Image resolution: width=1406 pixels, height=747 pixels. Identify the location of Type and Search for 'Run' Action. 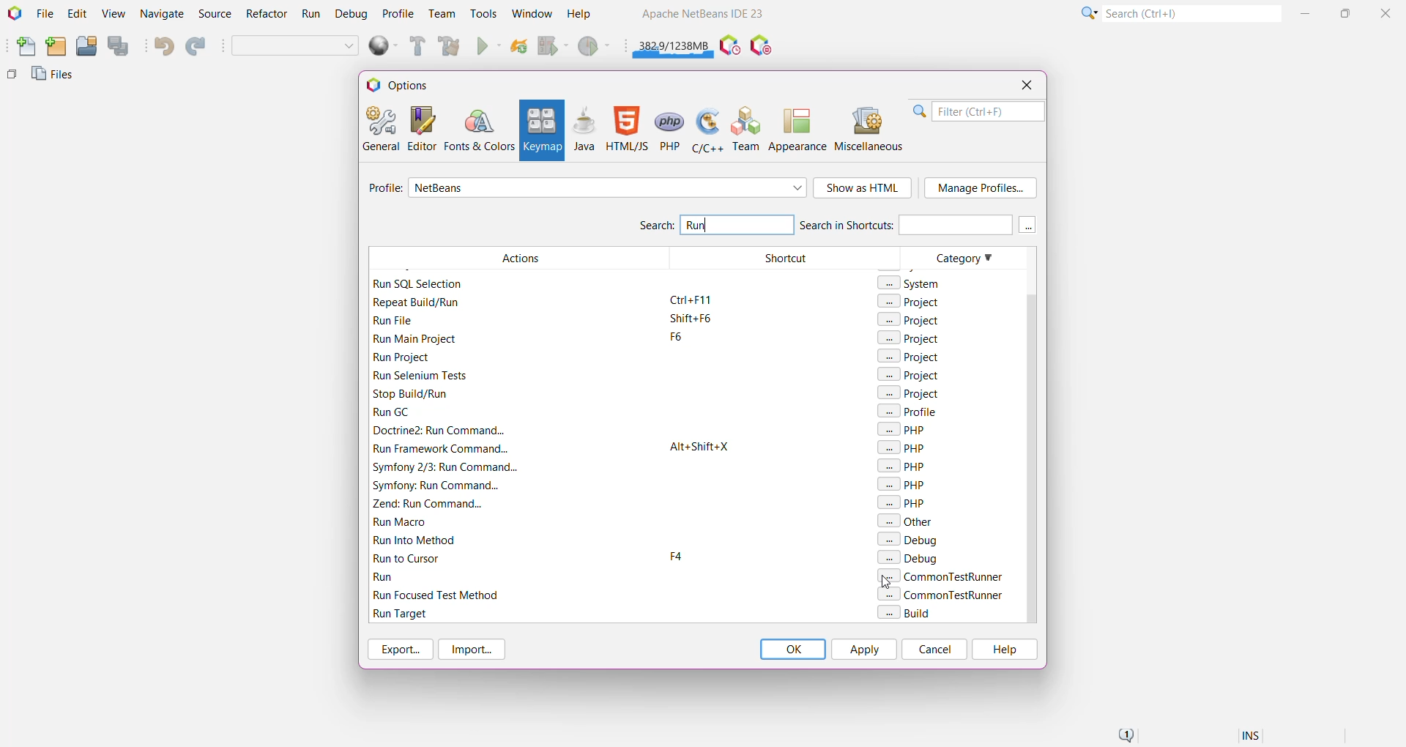
(737, 224).